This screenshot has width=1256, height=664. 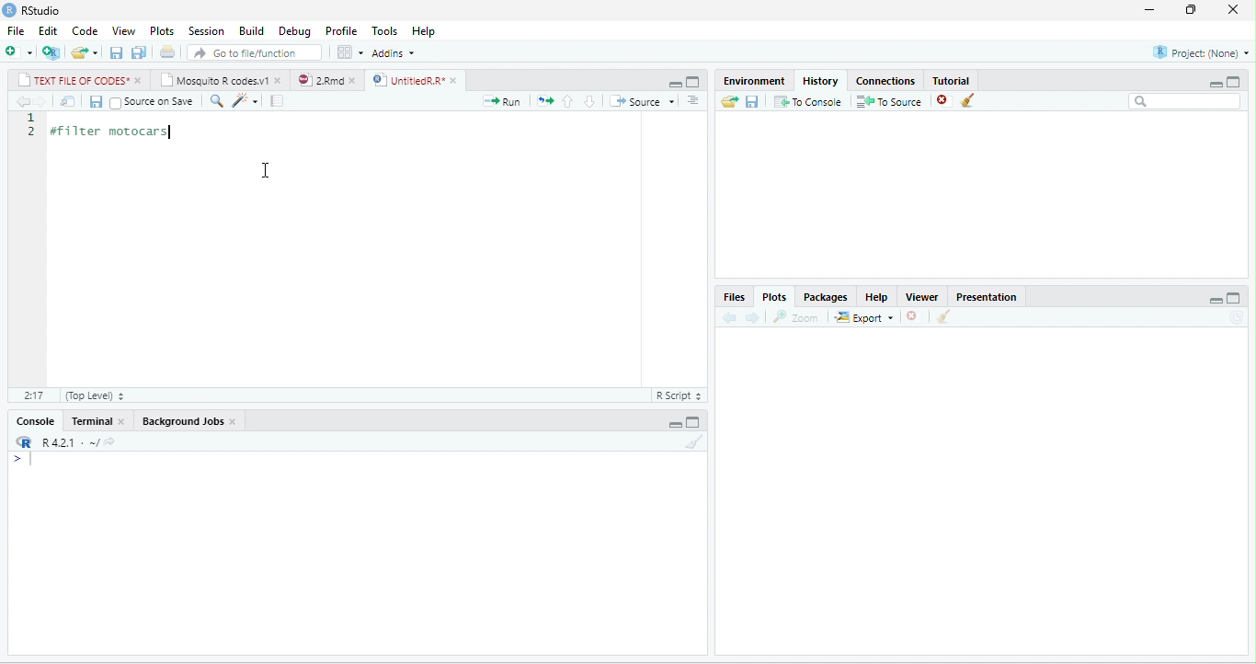 What do you see at coordinates (820, 81) in the screenshot?
I see `History` at bounding box center [820, 81].